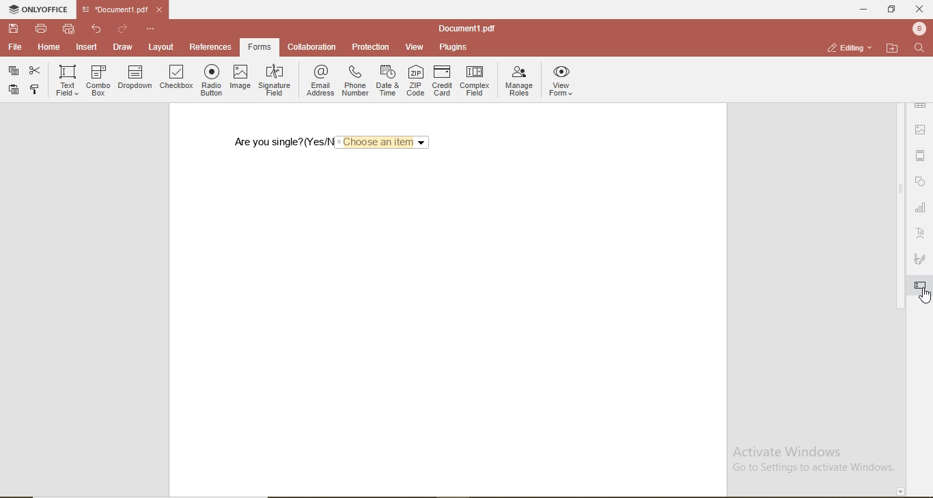 The image size is (933, 498). Describe the element at coordinates (123, 29) in the screenshot. I see `redo` at that location.